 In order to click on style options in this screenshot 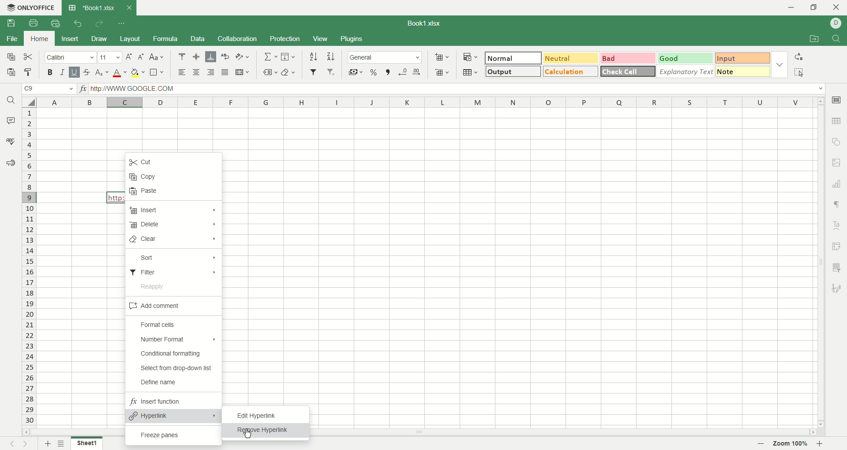, I will do `click(779, 63)`.